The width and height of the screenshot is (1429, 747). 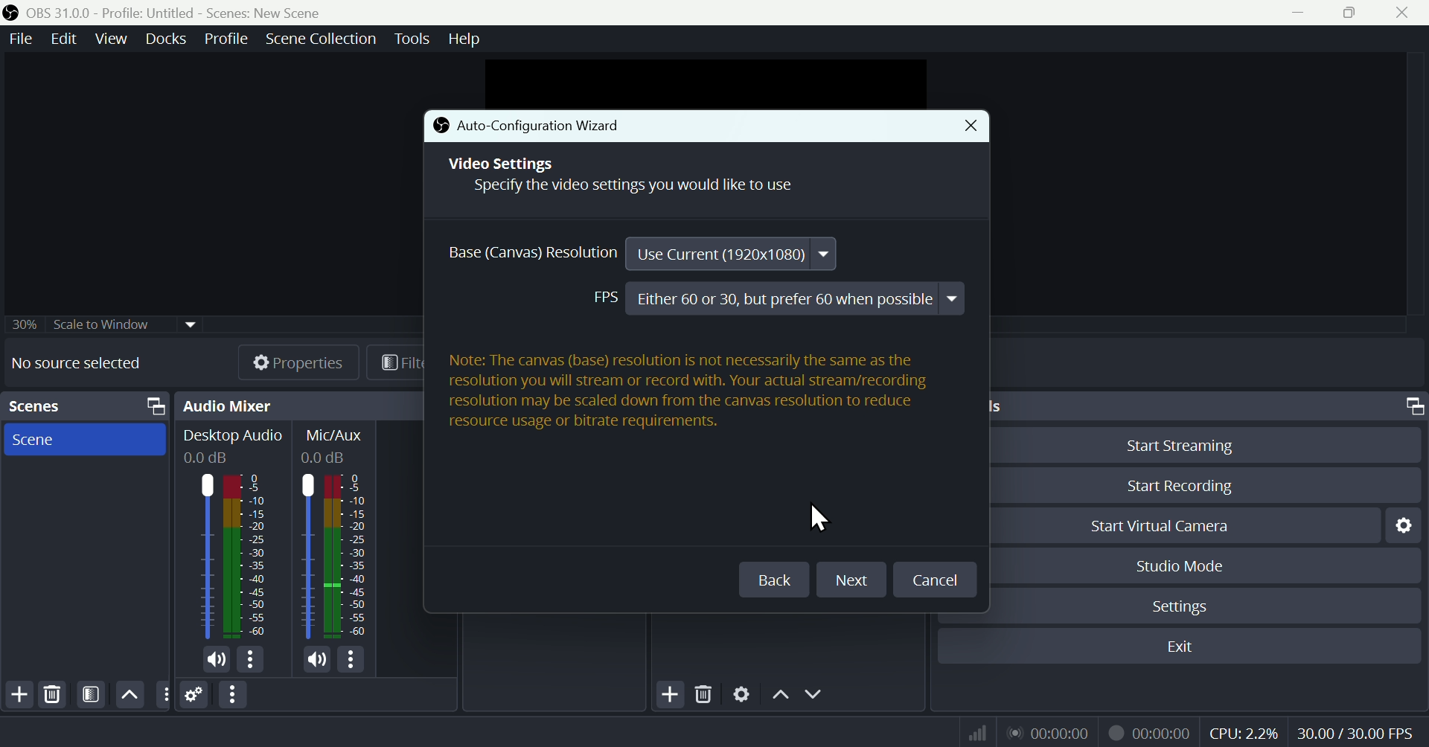 I want to click on File, so click(x=22, y=39).